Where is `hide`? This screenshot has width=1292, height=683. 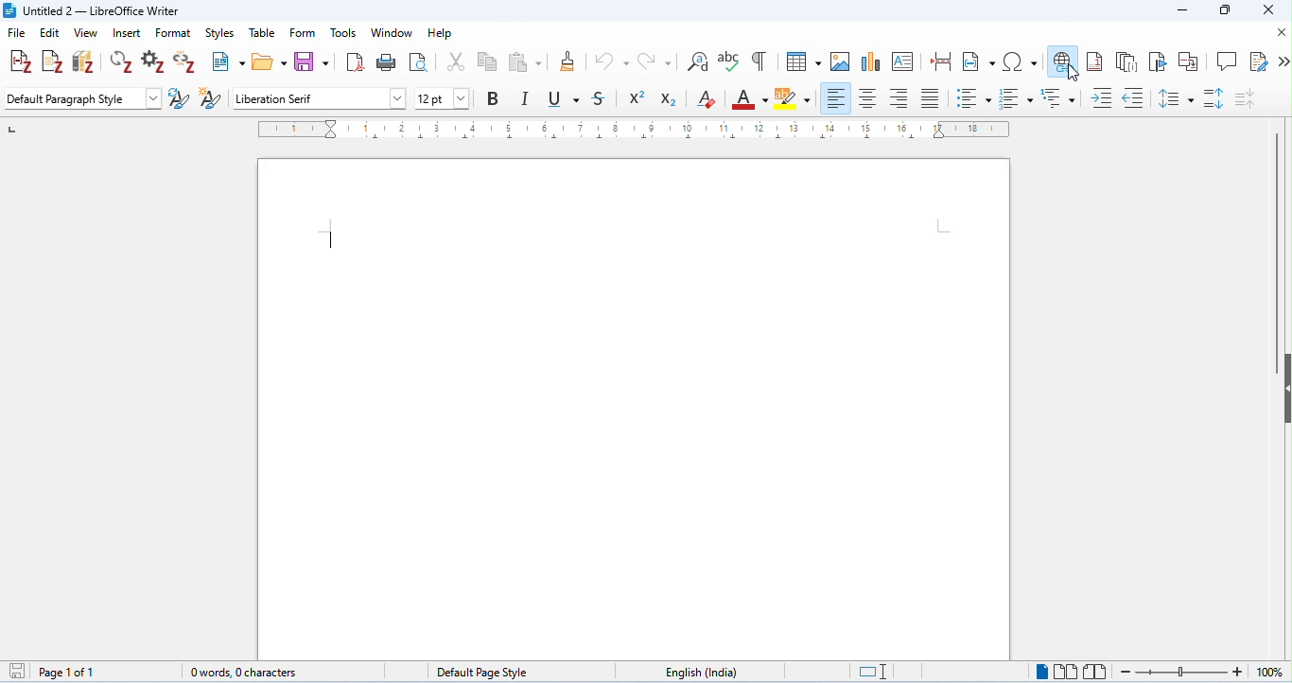 hide is located at coordinates (1283, 391).